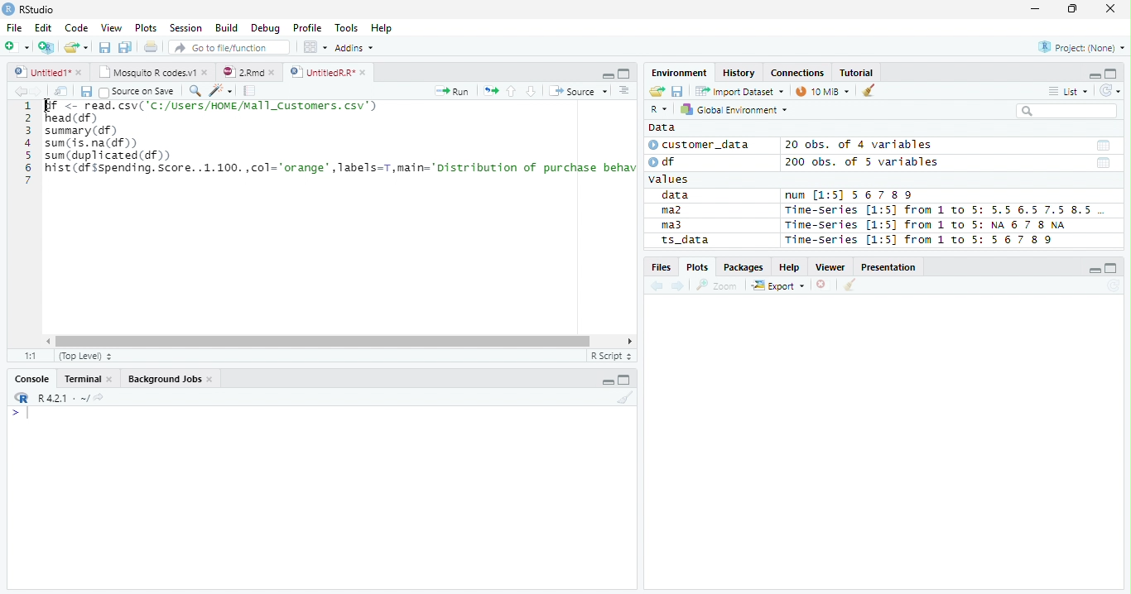  What do you see at coordinates (78, 28) in the screenshot?
I see `Code` at bounding box center [78, 28].